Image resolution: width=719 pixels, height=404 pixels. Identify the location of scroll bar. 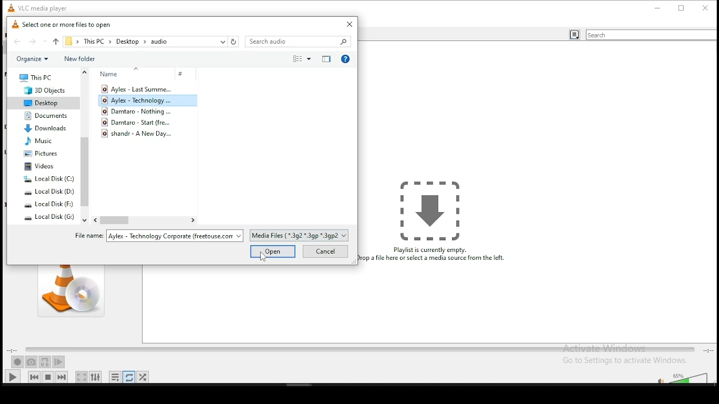
(144, 221).